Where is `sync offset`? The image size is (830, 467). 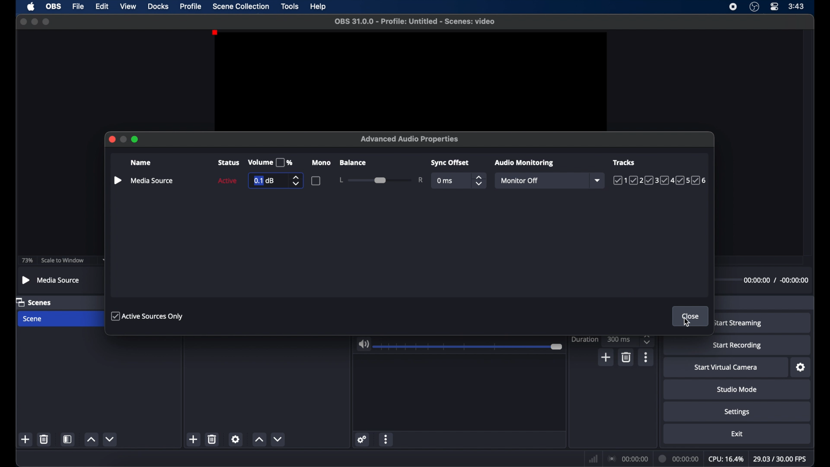 sync offset is located at coordinates (449, 163).